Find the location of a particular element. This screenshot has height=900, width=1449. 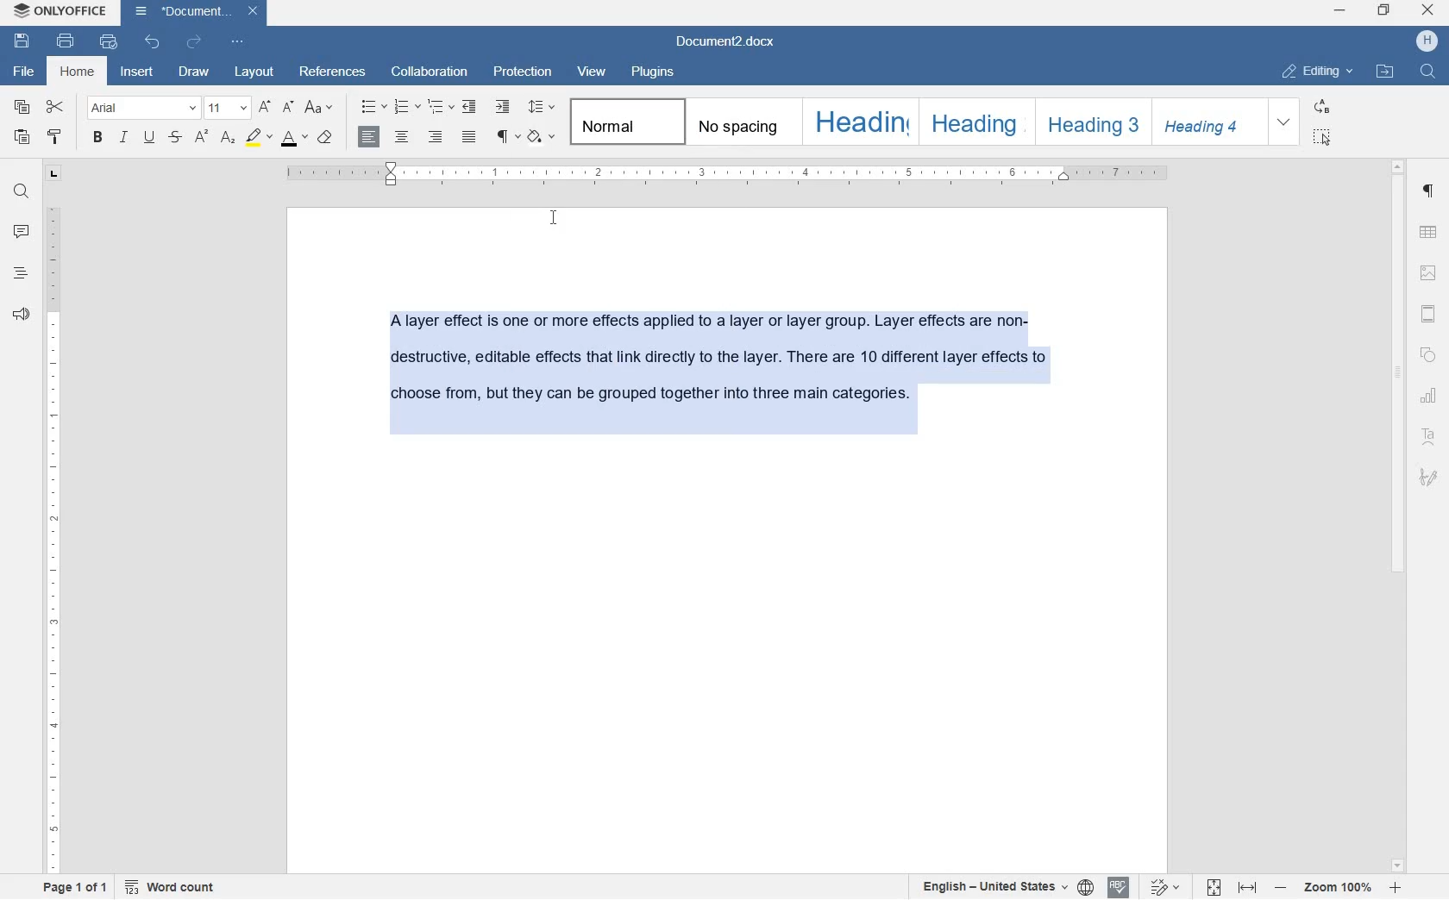

heading 3 is located at coordinates (1093, 122).